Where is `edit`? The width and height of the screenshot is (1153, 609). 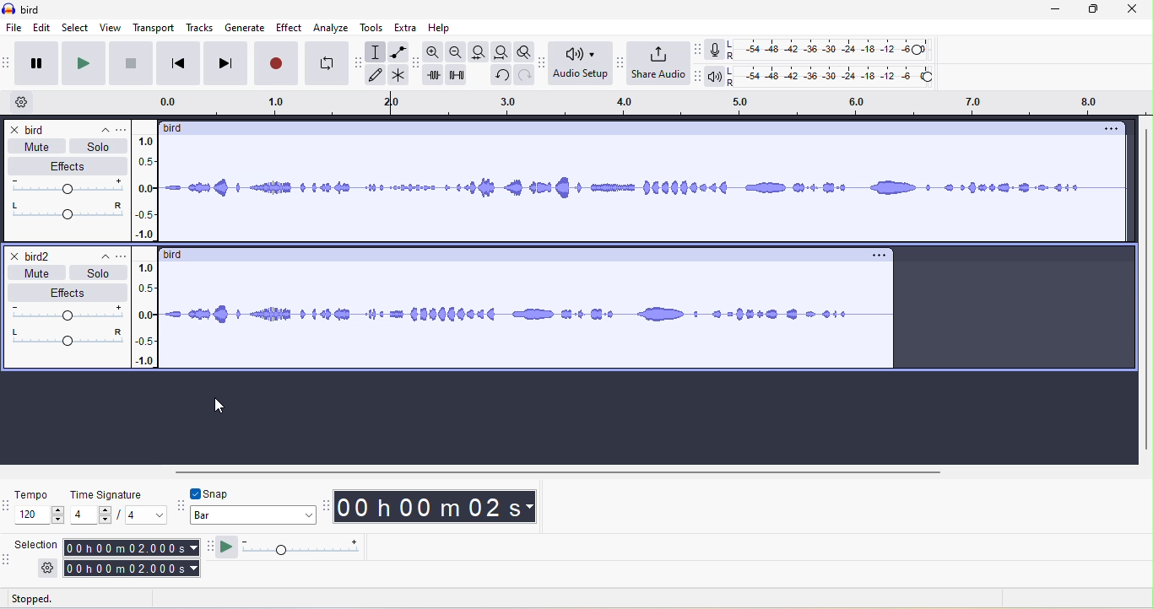 edit is located at coordinates (43, 29).